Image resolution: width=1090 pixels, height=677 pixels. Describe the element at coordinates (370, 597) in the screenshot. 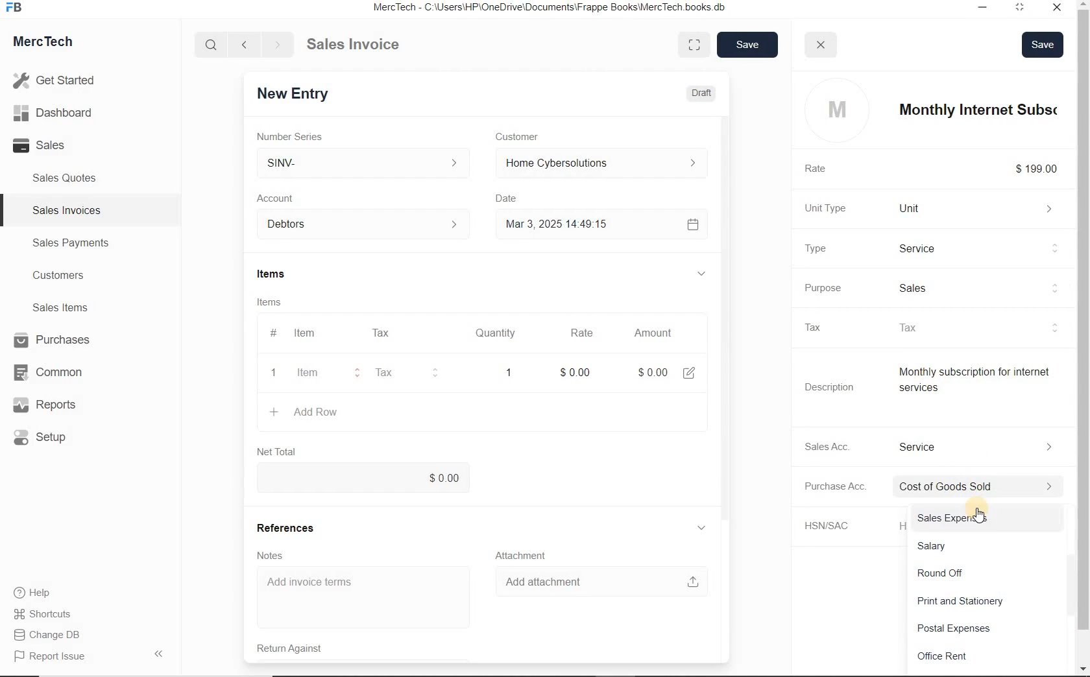

I see `Add invoice terms` at that location.